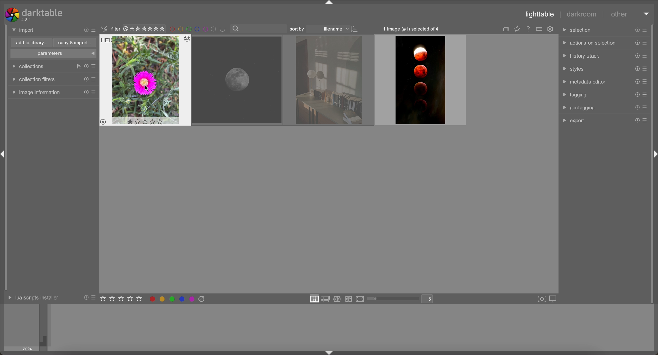  Describe the element at coordinates (27, 20) in the screenshot. I see `version` at that location.